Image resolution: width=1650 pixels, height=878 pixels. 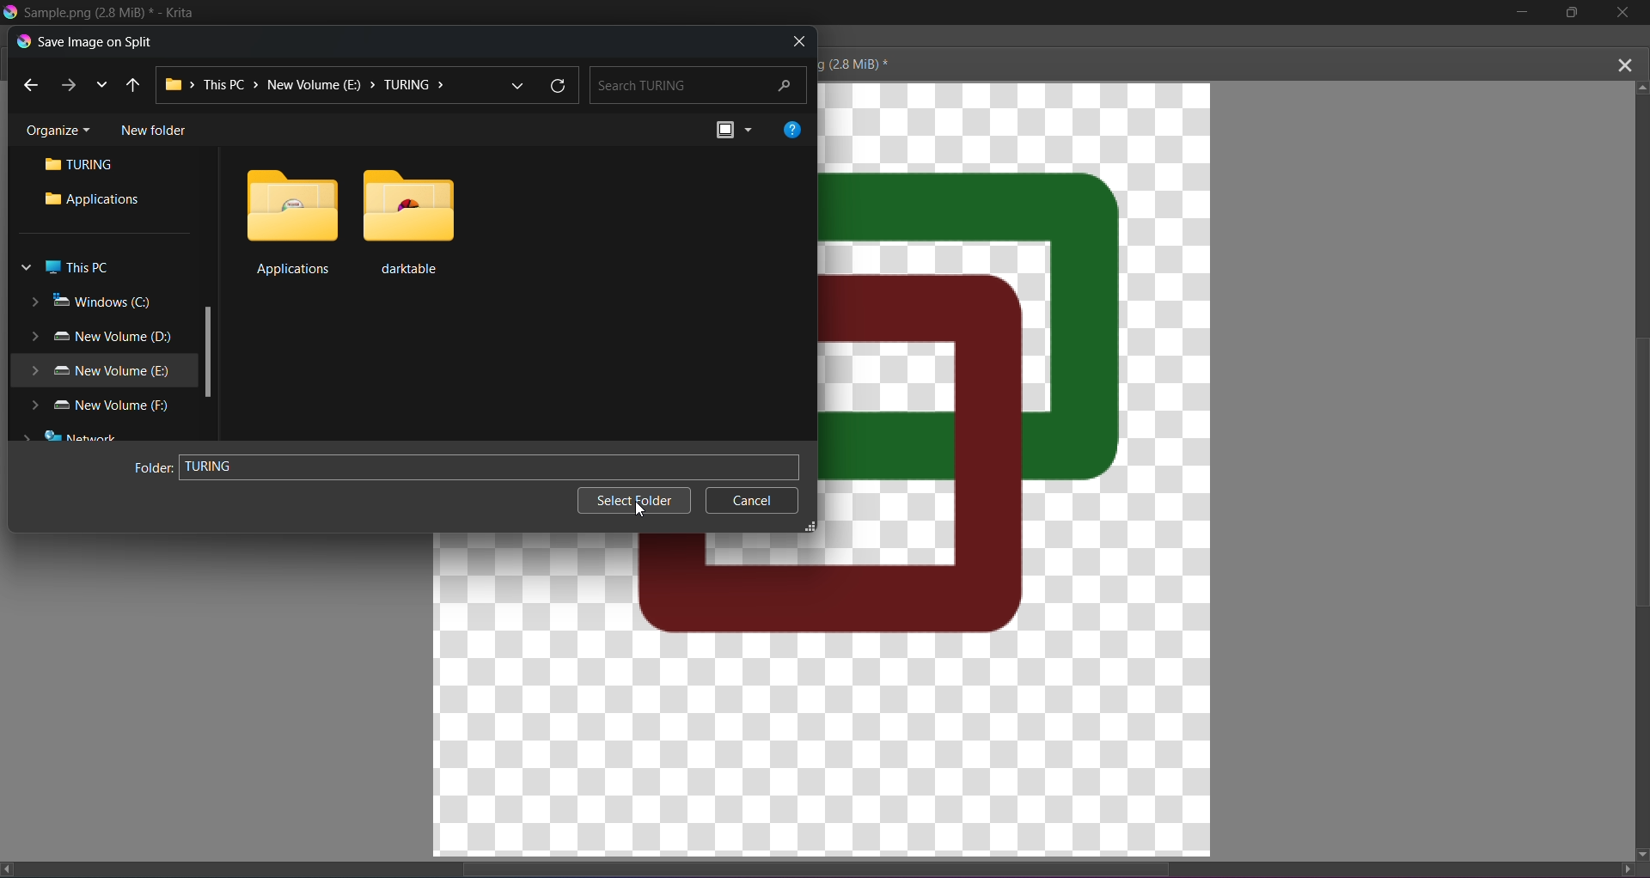 I want to click on New Volume (D), so click(x=101, y=338).